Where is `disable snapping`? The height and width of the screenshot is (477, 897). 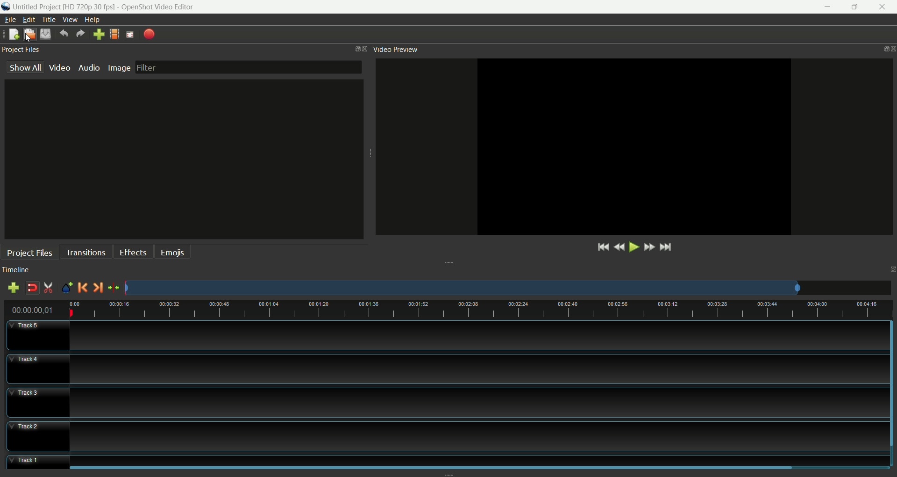
disable snapping is located at coordinates (30, 286).